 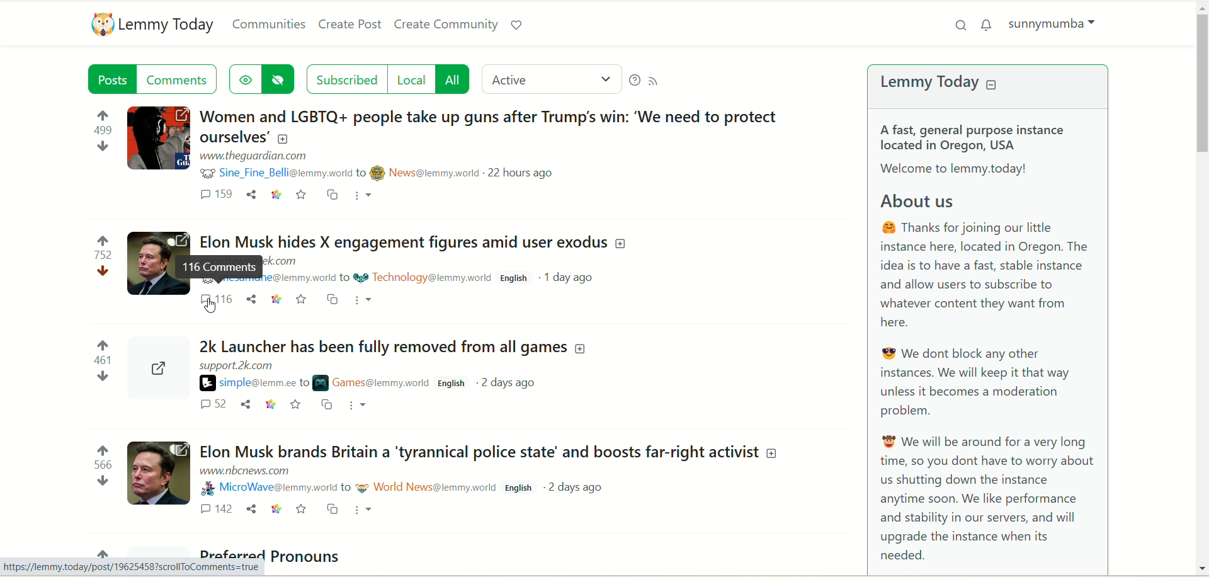 What do you see at coordinates (634, 81) in the screenshot?
I see `help` at bounding box center [634, 81].